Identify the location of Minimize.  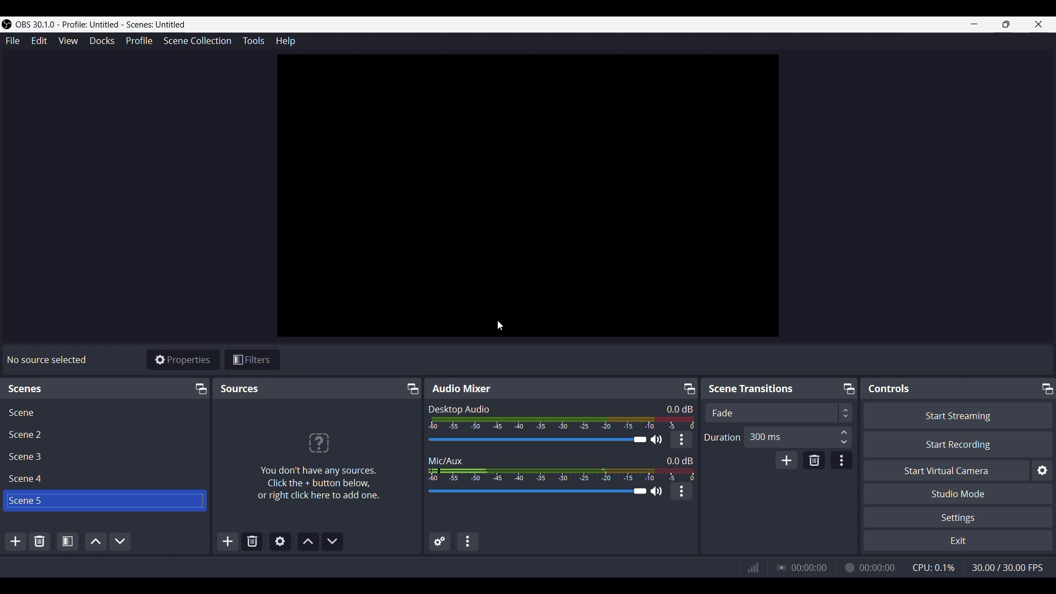
(687, 388).